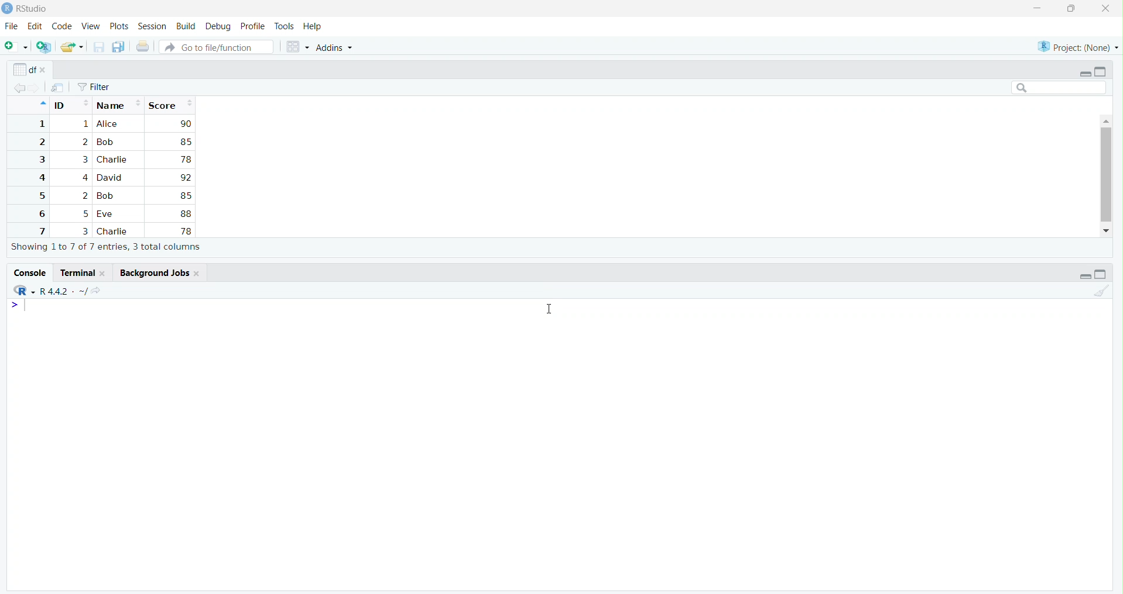 The width and height of the screenshot is (1123, 594). What do you see at coordinates (36, 88) in the screenshot?
I see `forward` at bounding box center [36, 88].